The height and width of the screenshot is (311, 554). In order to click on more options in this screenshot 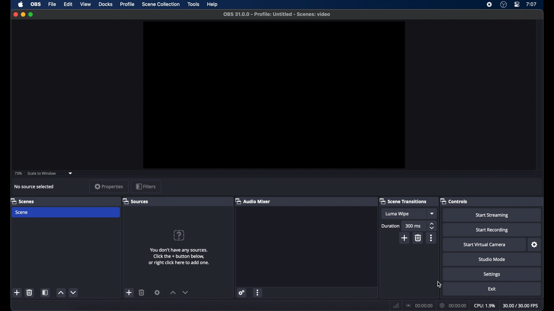, I will do `click(431, 238)`.